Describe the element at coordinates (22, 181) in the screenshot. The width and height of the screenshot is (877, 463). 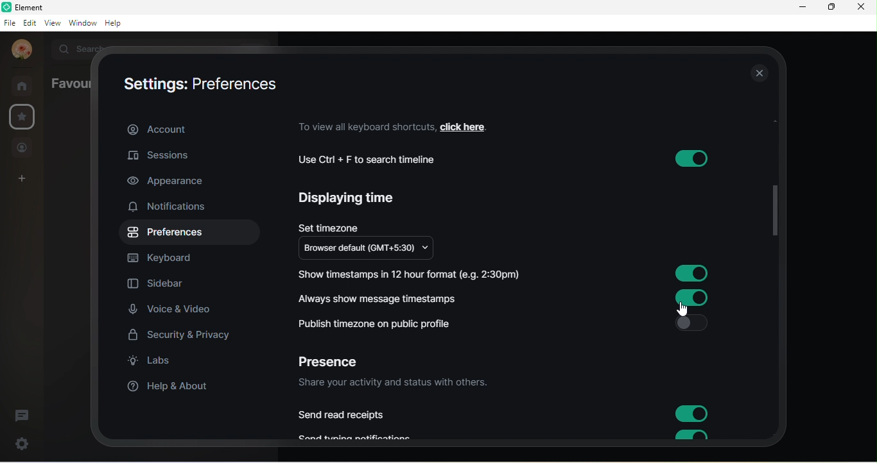
I see `add space` at that location.